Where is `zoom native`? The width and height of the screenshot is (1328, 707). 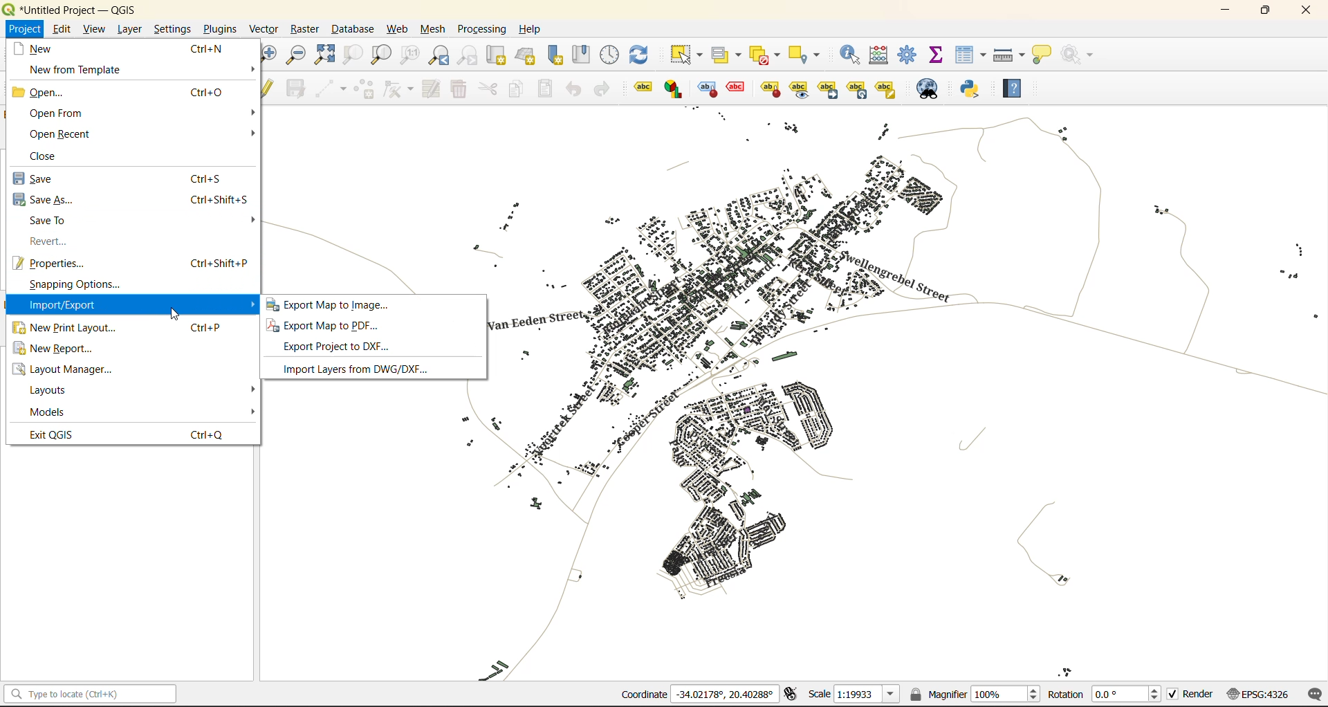
zoom native is located at coordinates (410, 55).